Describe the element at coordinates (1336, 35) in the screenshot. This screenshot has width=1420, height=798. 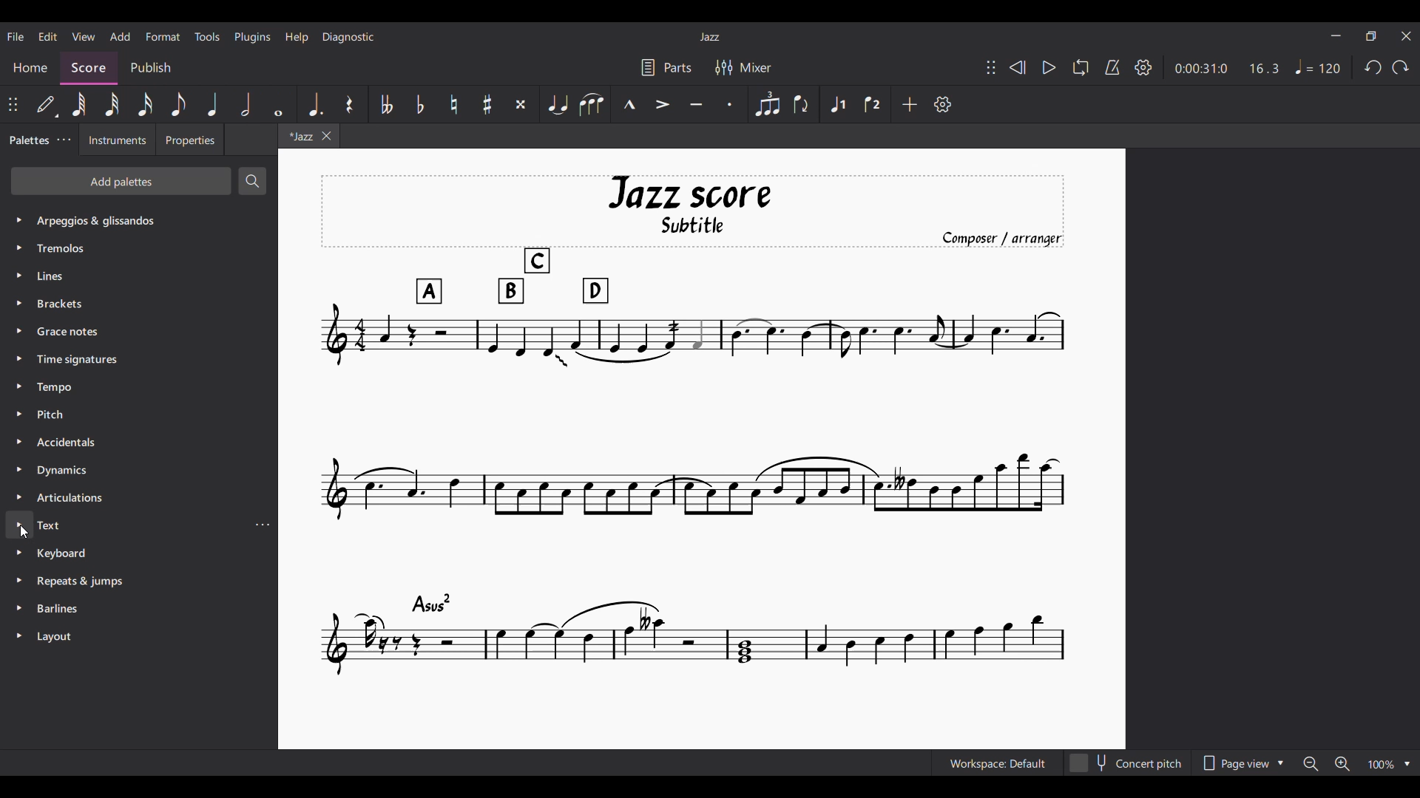
I see `Minimize` at that location.